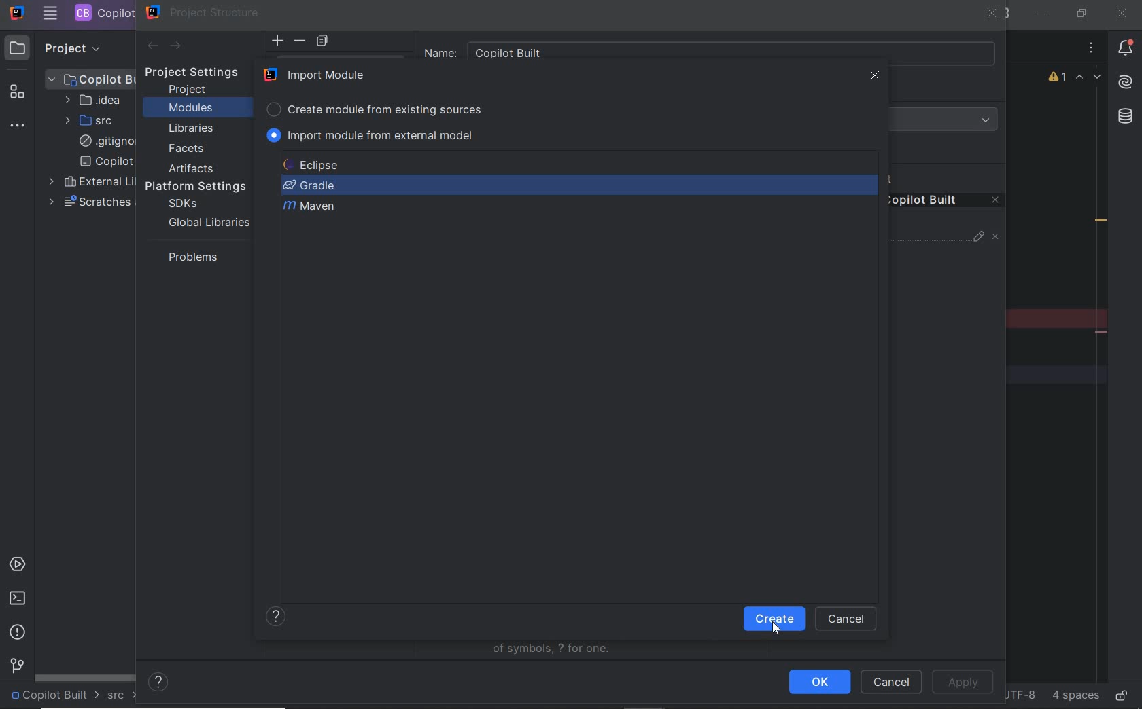  Describe the element at coordinates (315, 165) in the screenshot. I see `ECLIPSE` at that location.